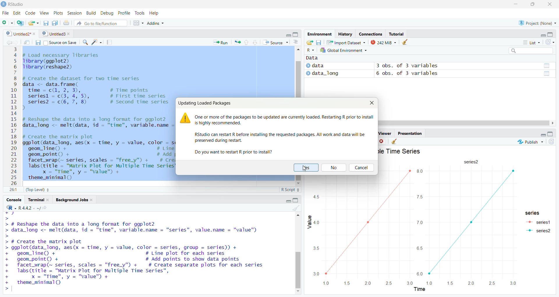 Image resolution: width=559 pixels, height=297 pixels. I want to click on move back, so click(9, 42).